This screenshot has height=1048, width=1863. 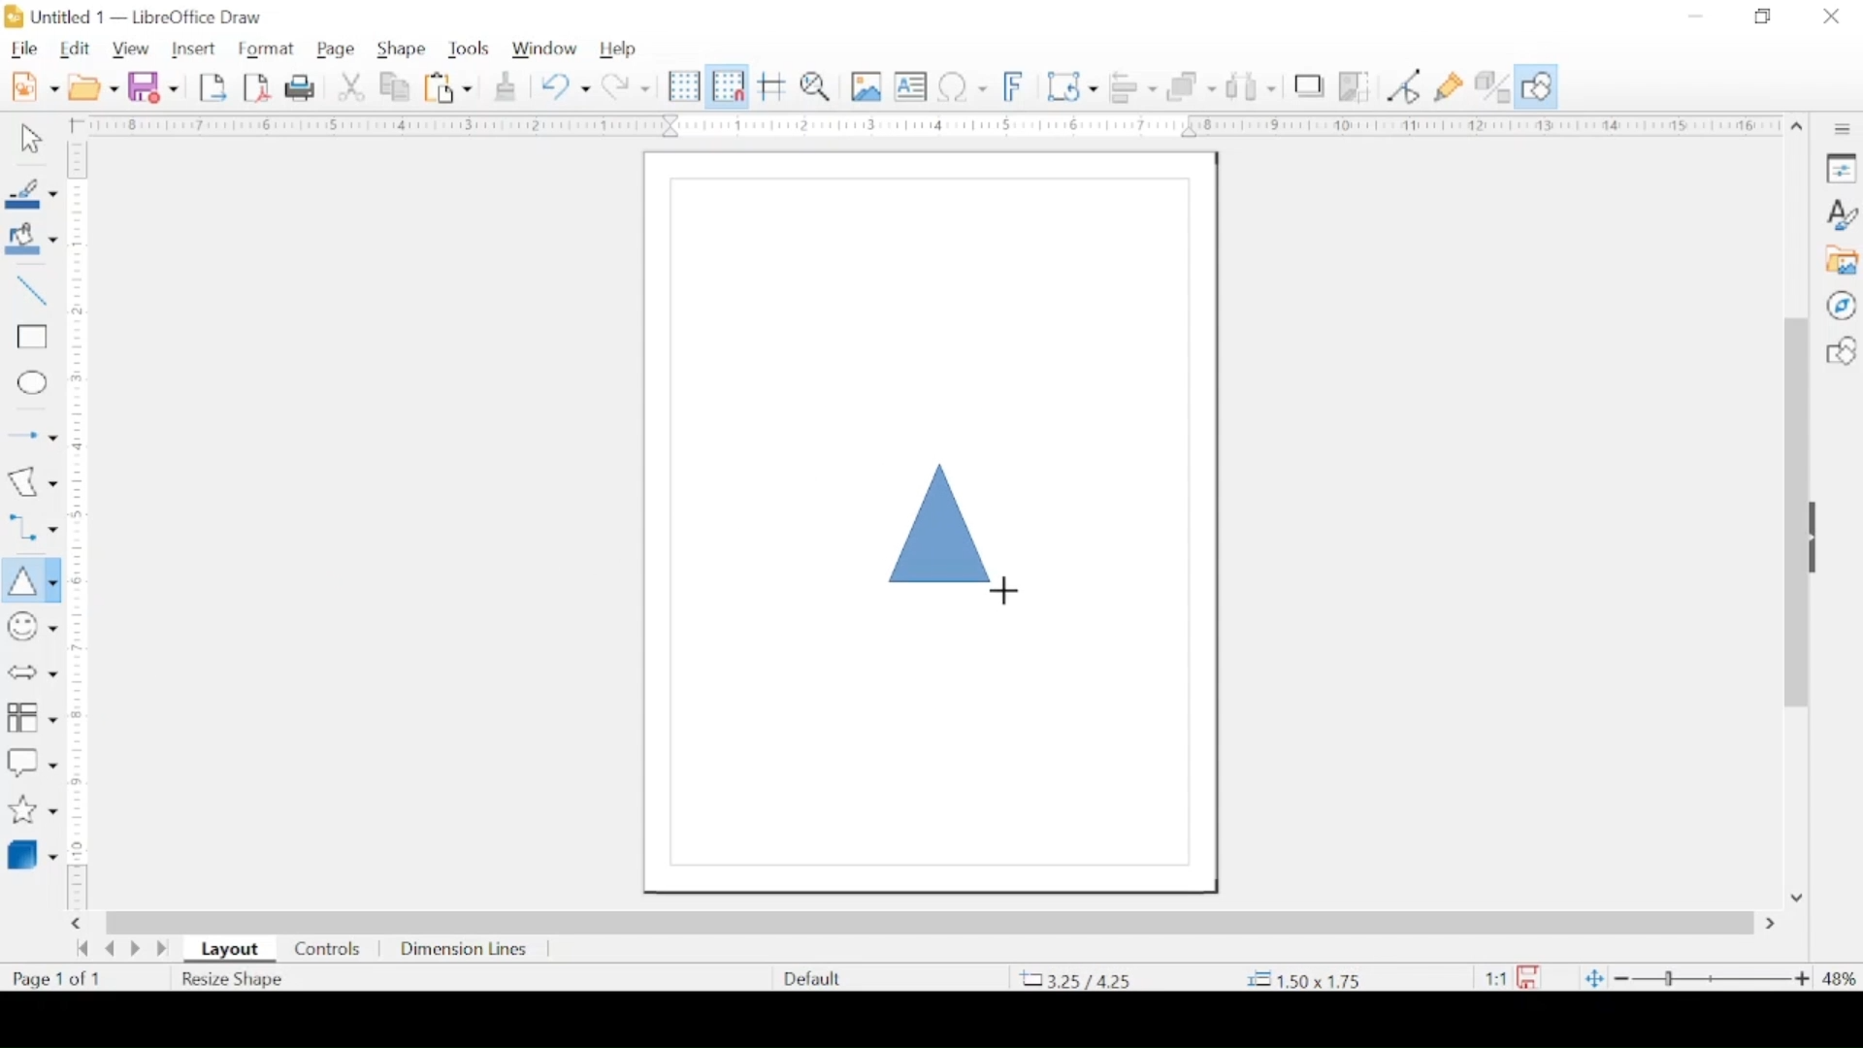 What do you see at coordinates (927, 126) in the screenshot?
I see `margin` at bounding box center [927, 126].